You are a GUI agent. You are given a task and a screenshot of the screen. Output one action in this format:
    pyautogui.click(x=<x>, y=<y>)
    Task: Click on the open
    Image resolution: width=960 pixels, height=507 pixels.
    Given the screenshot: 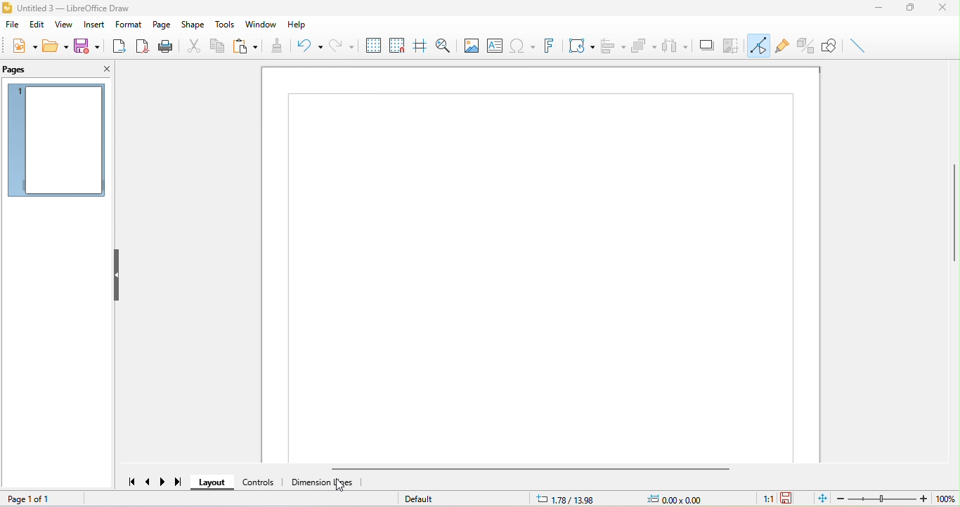 What is the action you would take?
    pyautogui.click(x=56, y=47)
    